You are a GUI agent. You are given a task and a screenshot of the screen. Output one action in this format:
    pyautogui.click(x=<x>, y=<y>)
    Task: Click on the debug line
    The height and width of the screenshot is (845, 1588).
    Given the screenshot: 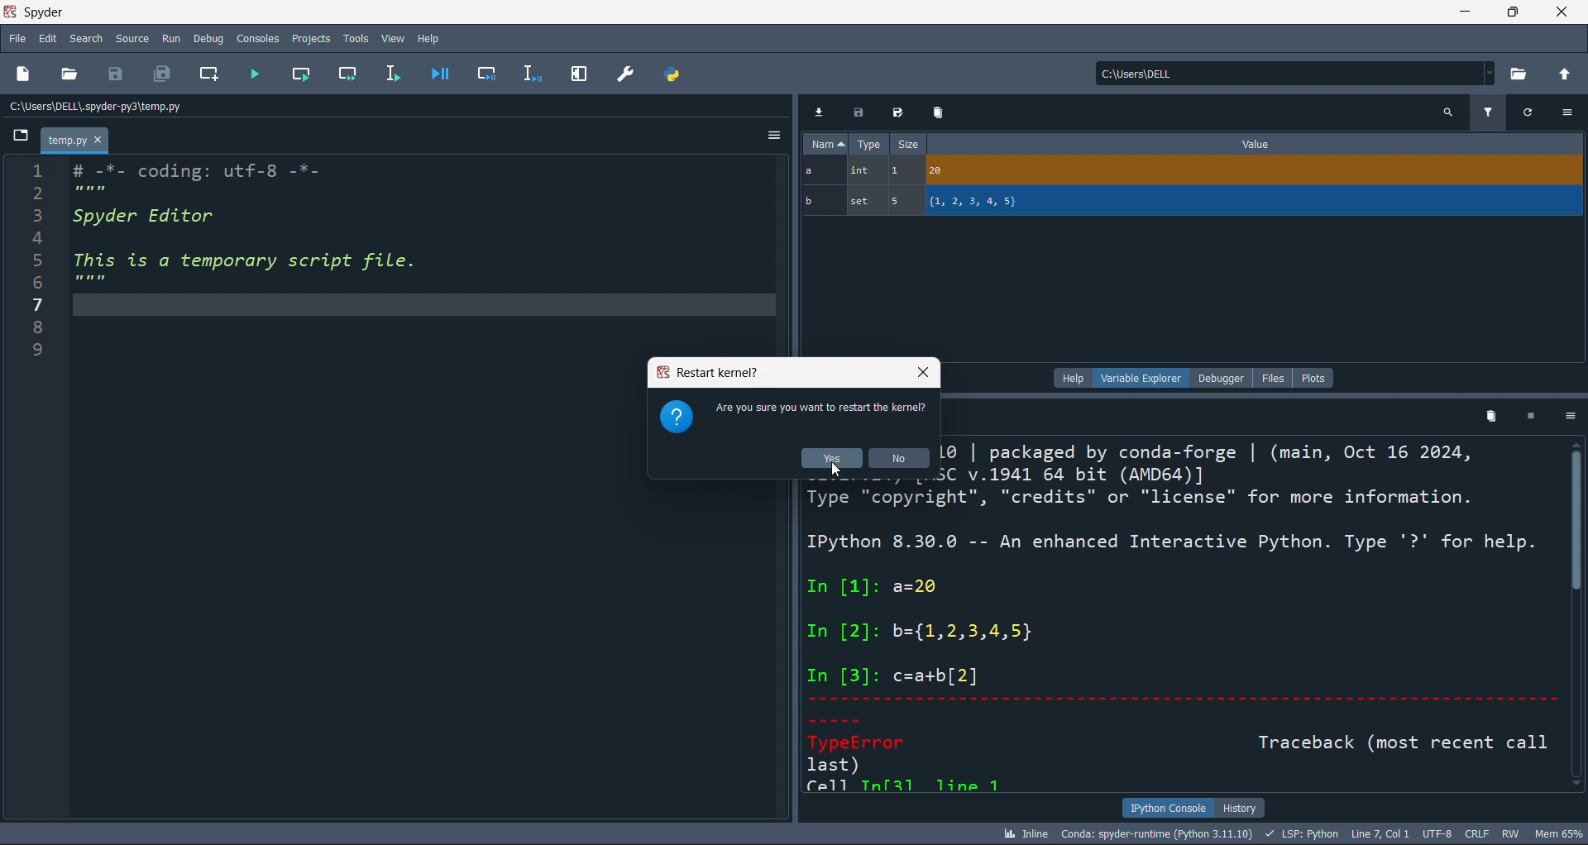 What is the action you would take?
    pyautogui.click(x=531, y=73)
    